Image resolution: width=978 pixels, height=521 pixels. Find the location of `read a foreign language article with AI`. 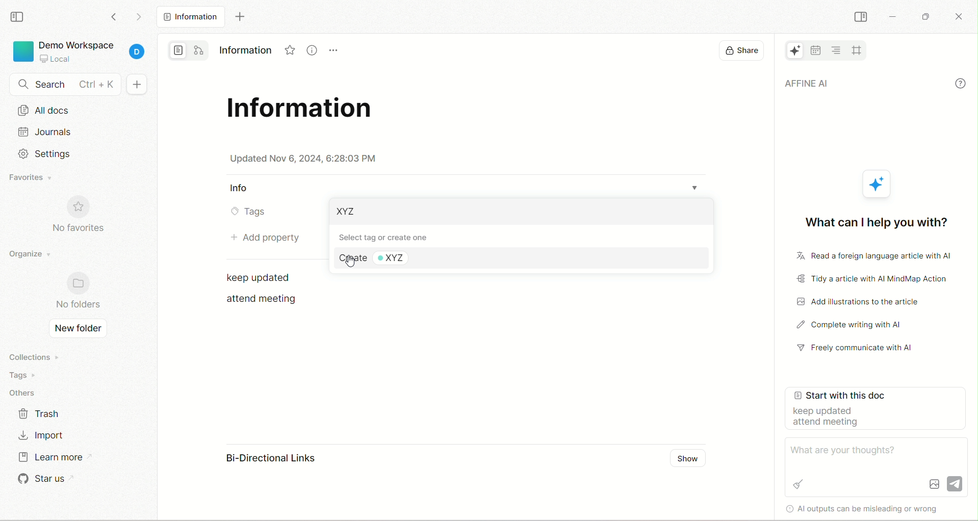

read a foreign language article with AI is located at coordinates (868, 257).